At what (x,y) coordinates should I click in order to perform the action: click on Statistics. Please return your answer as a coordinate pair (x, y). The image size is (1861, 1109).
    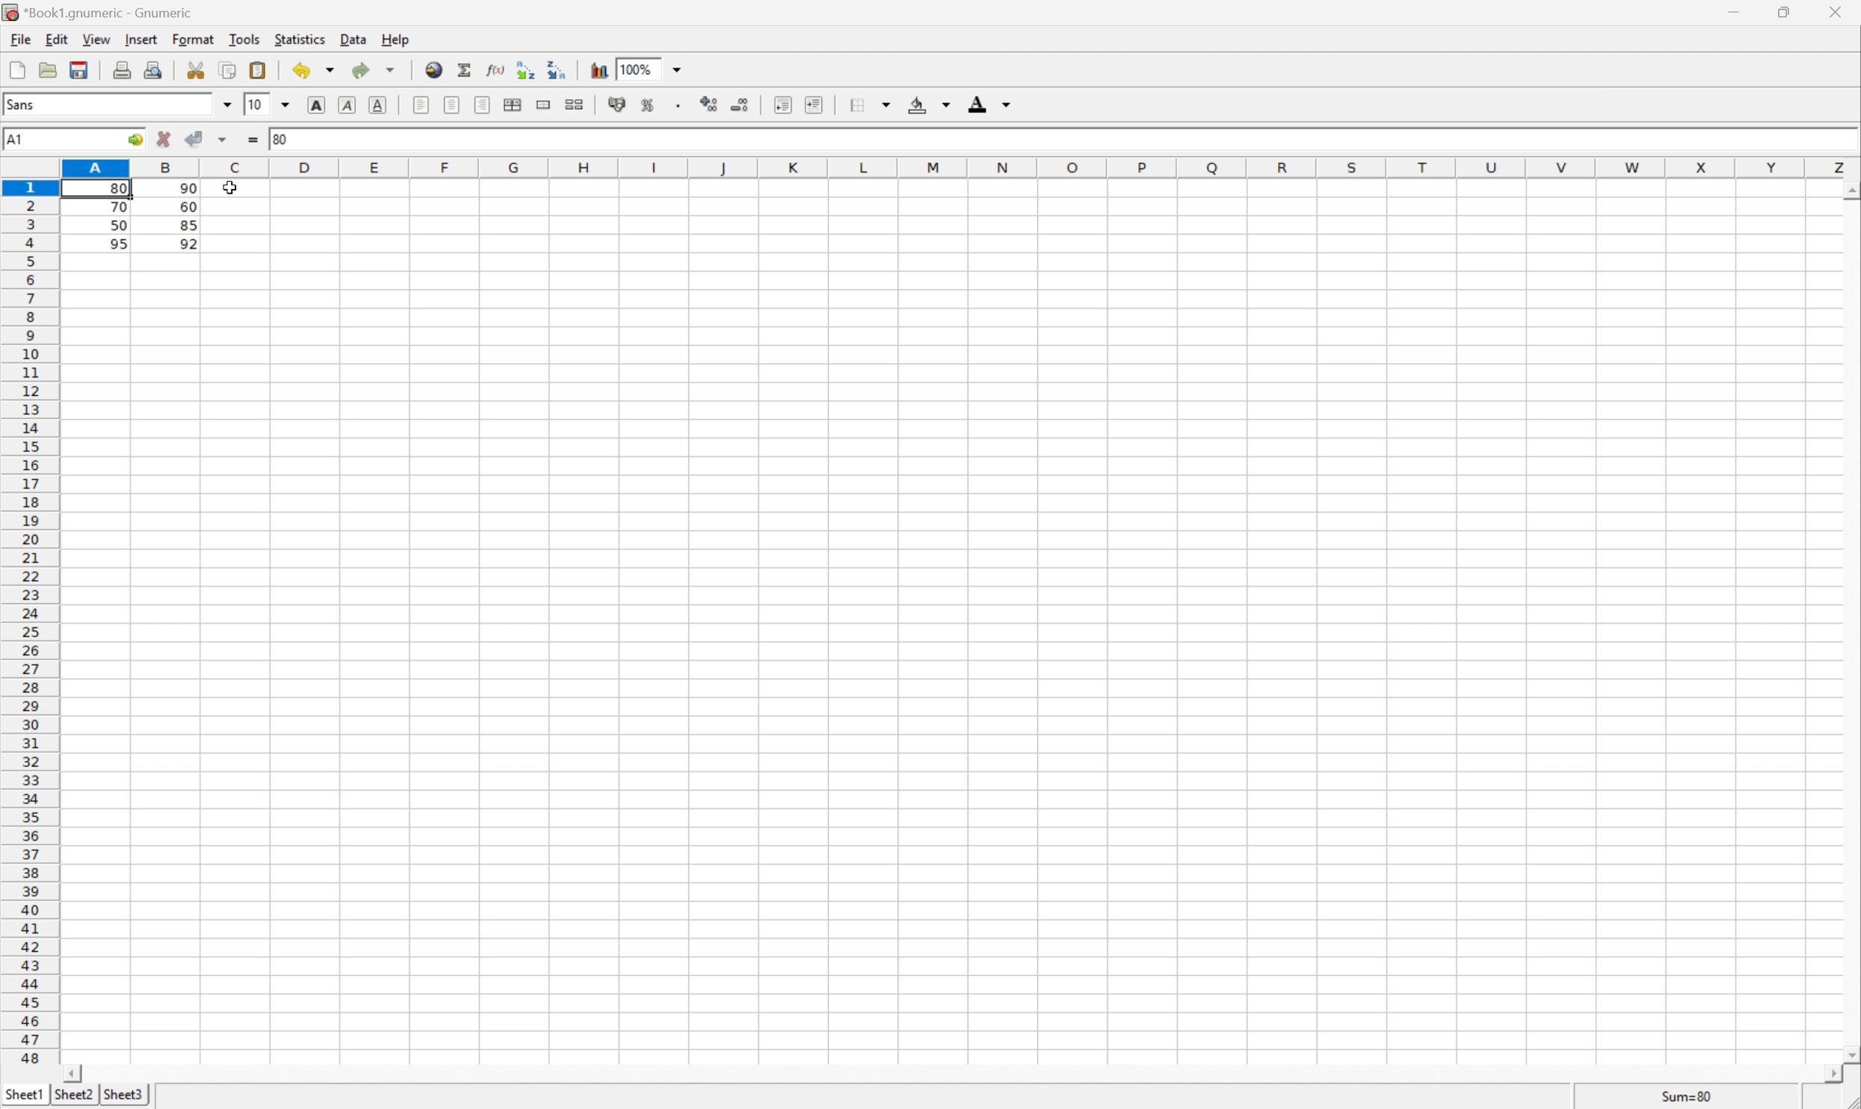
    Looking at the image, I should click on (302, 40).